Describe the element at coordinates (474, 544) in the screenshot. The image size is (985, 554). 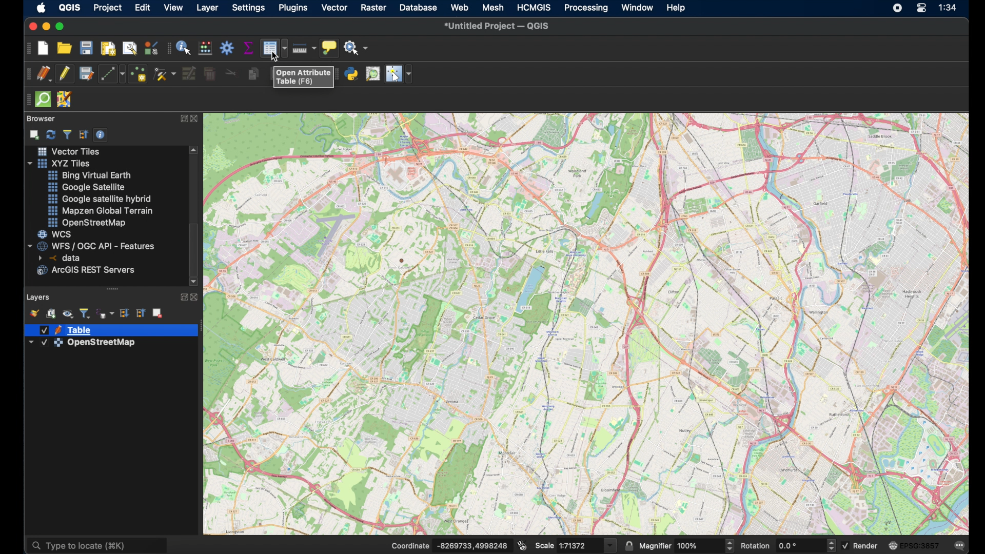
I see `coordinate value` at that location.